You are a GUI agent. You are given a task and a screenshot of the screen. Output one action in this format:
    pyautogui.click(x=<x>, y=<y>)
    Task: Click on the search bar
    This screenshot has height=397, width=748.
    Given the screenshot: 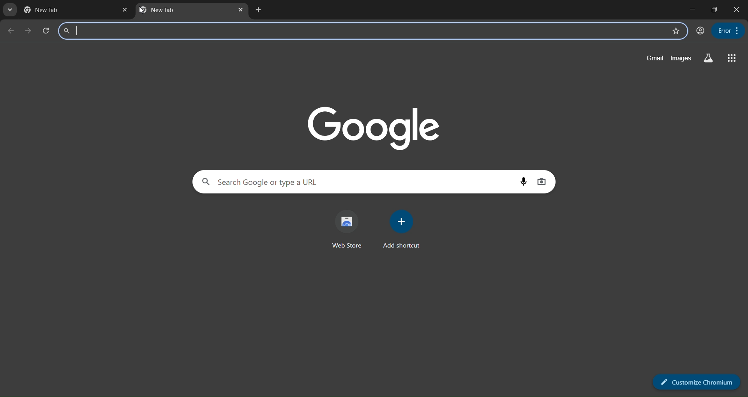 What is the action you would take?
    pyautogui.click(x=367, y=31)
    